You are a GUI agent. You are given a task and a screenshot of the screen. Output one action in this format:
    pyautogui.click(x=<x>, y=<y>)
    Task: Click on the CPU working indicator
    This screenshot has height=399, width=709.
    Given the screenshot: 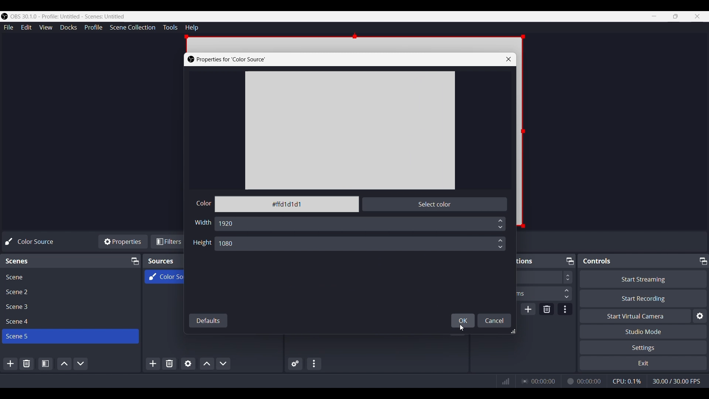 What is the action you would take?
    pyautogui.click(x=627, y=381)
    